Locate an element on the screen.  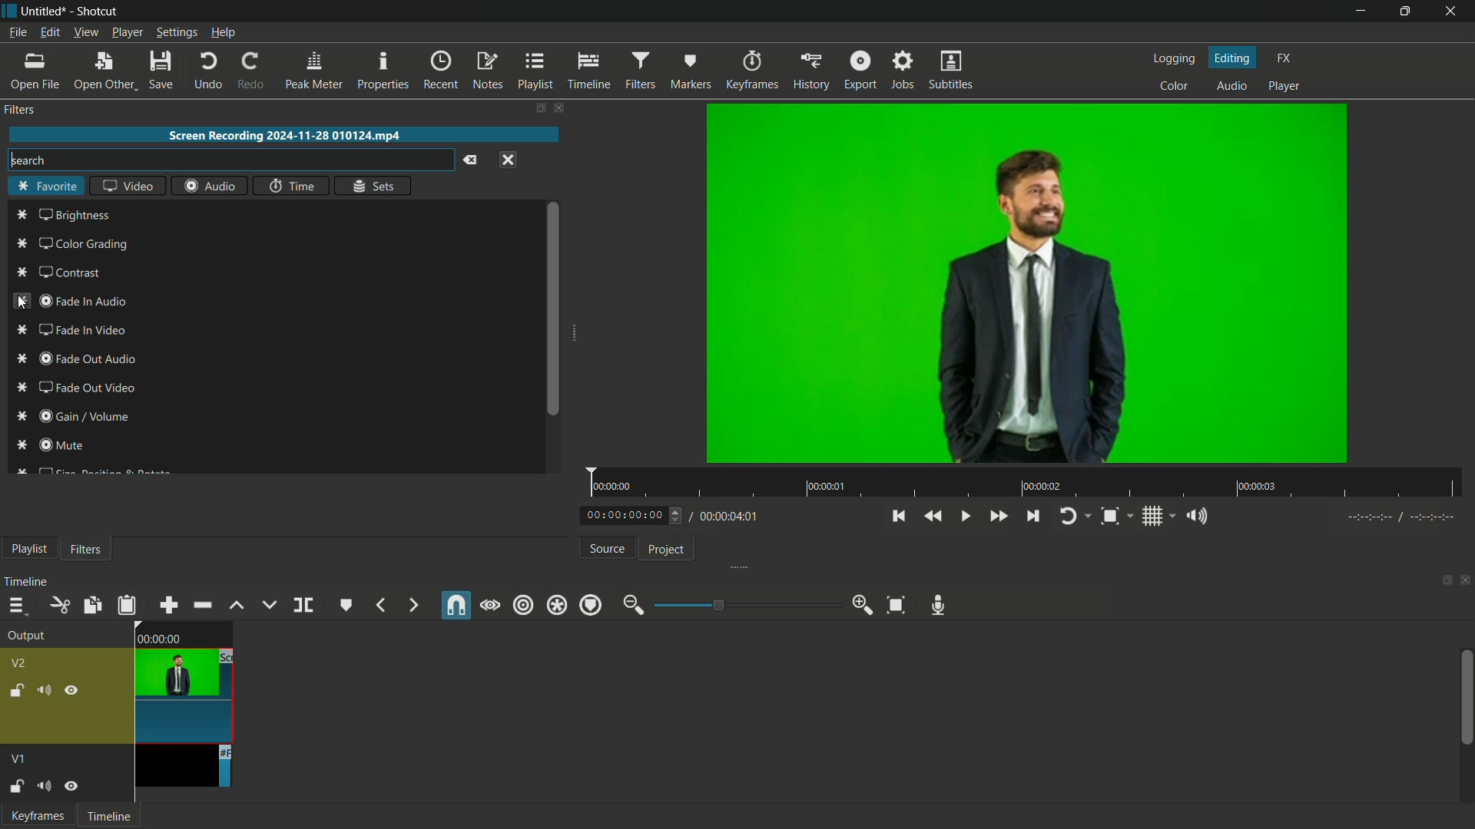
player is located at coordinates (1284, 88).